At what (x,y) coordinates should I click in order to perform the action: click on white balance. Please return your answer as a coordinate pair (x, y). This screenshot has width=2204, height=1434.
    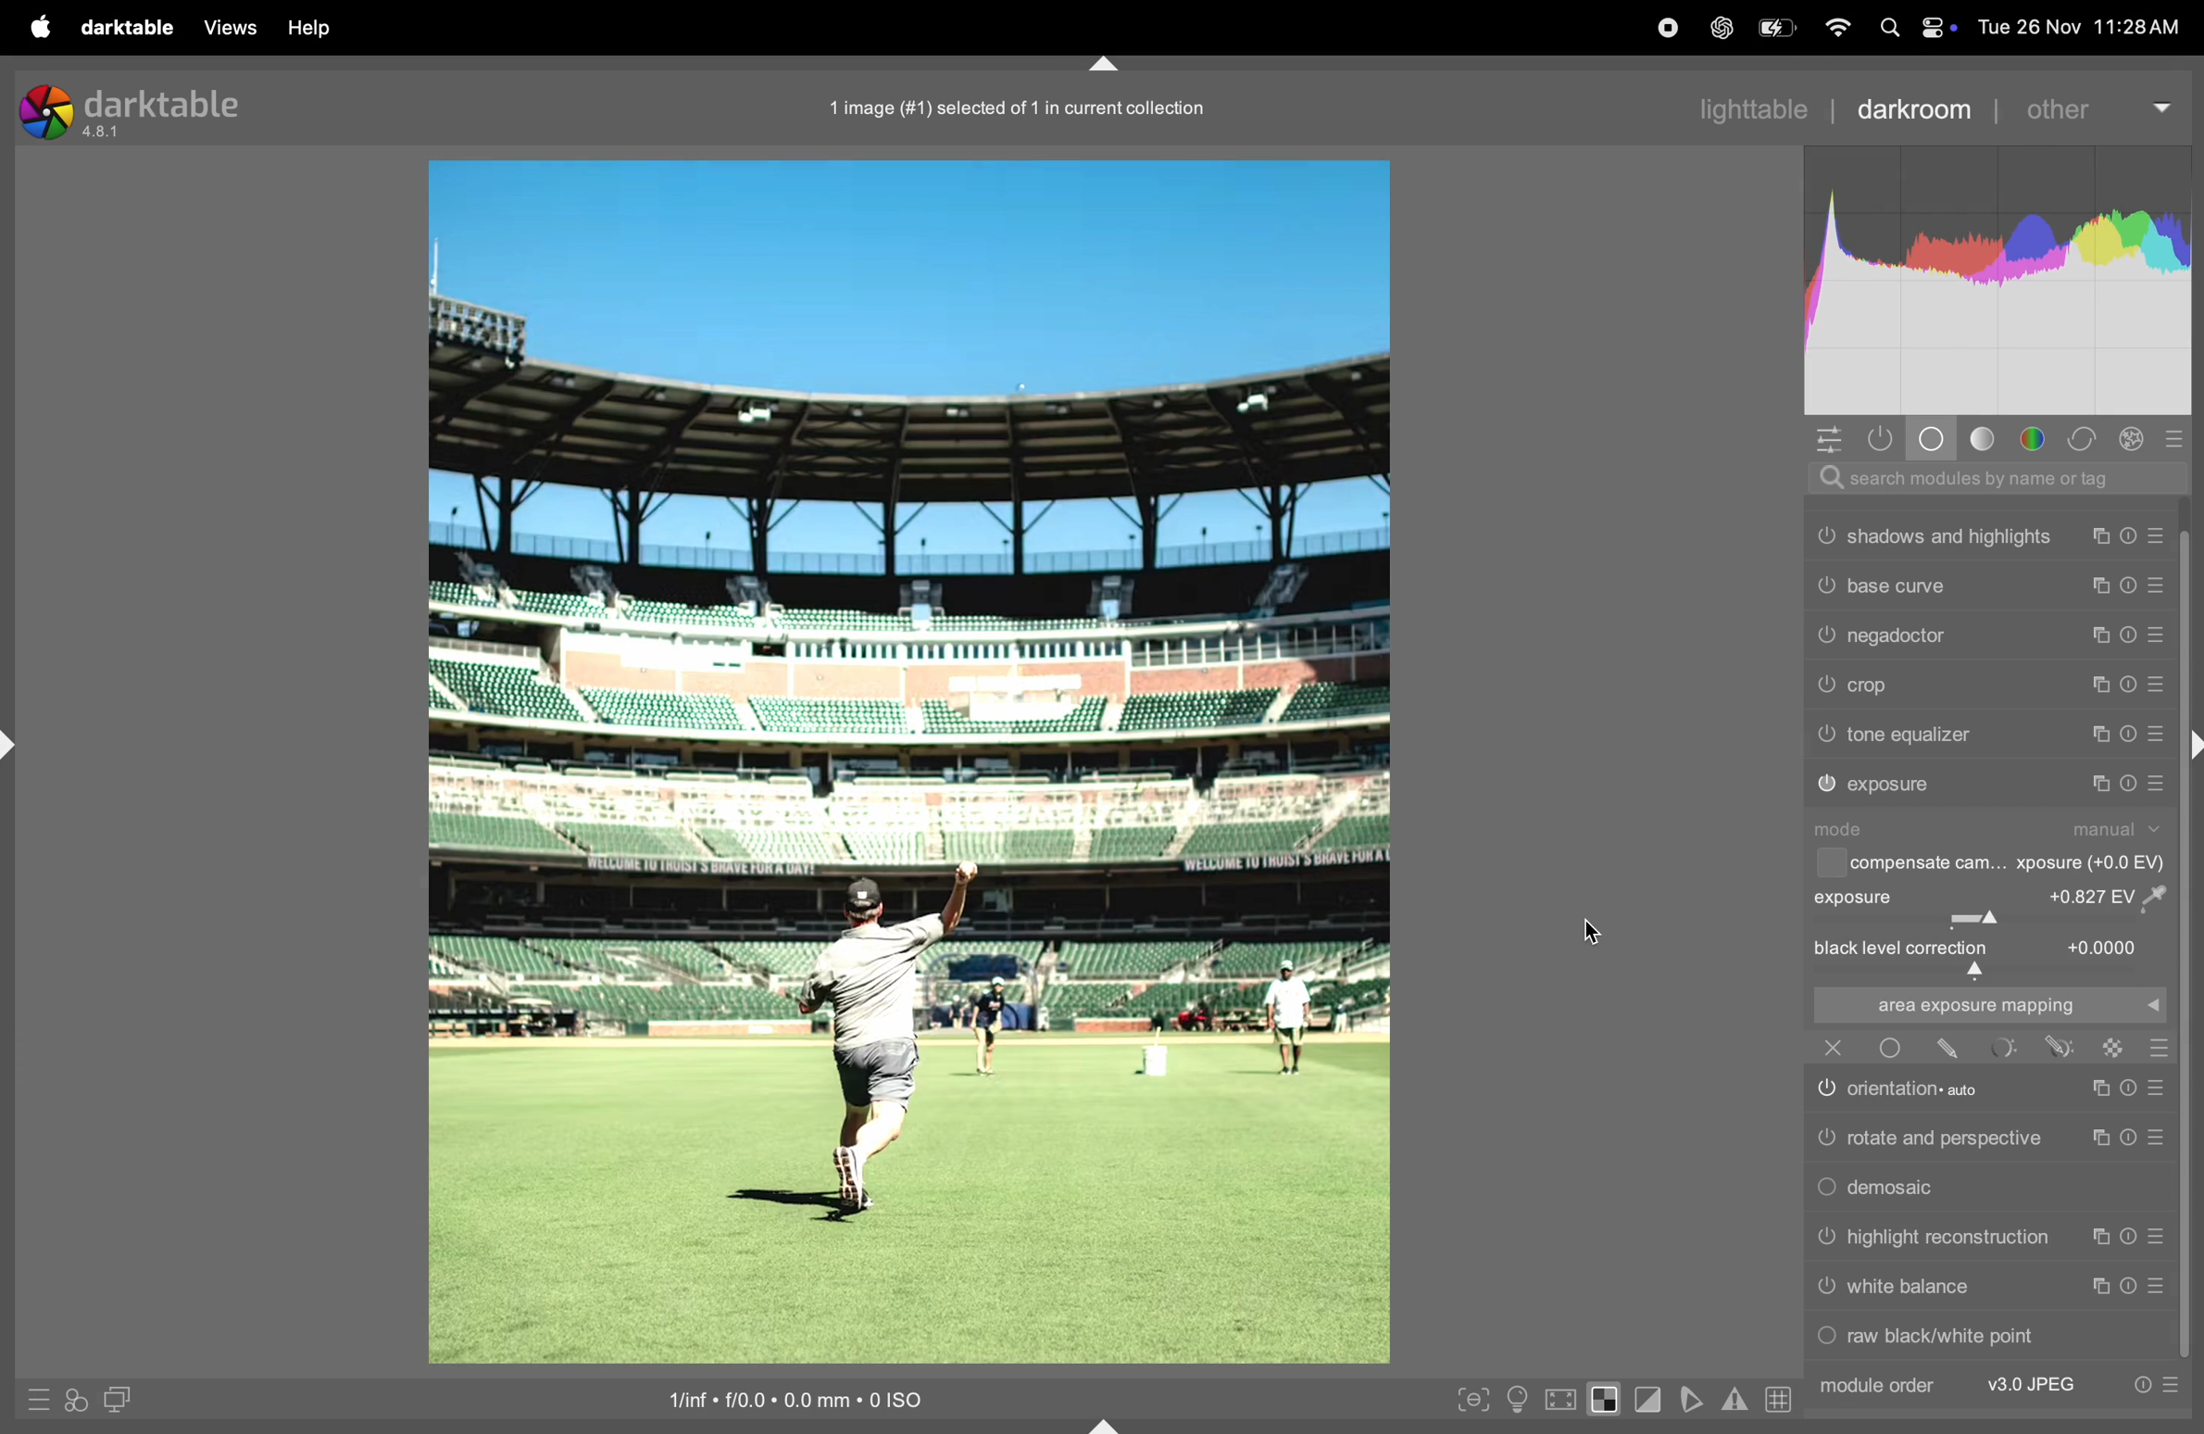
    Looking at the image, I should click on (1910, 1287).